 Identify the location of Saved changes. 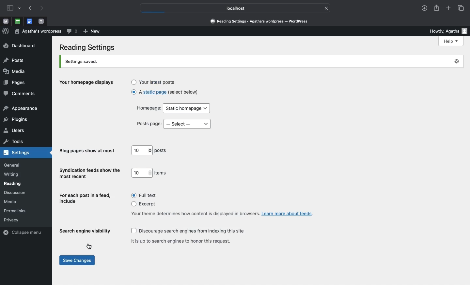
(77, 260).